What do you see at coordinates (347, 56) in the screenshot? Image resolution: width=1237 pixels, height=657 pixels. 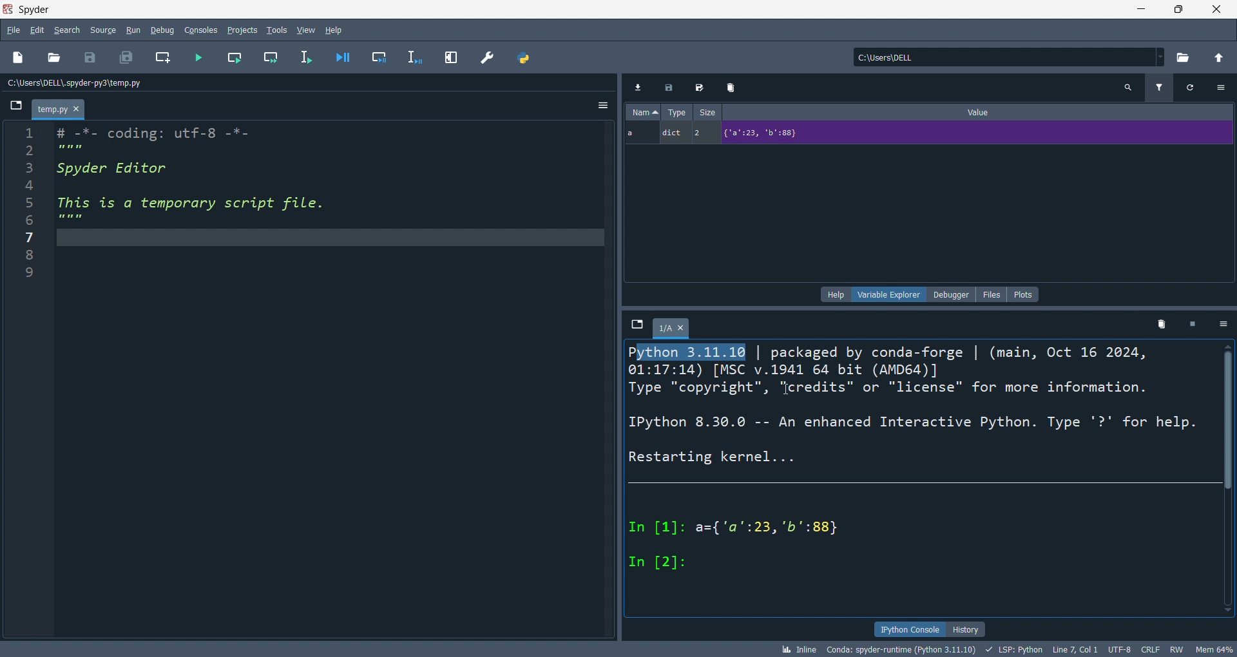 I see `debug file` at bounding box center [347, 56].